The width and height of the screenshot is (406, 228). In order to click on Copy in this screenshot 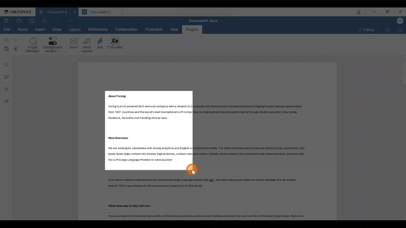, I will do `click(5, 41)`.